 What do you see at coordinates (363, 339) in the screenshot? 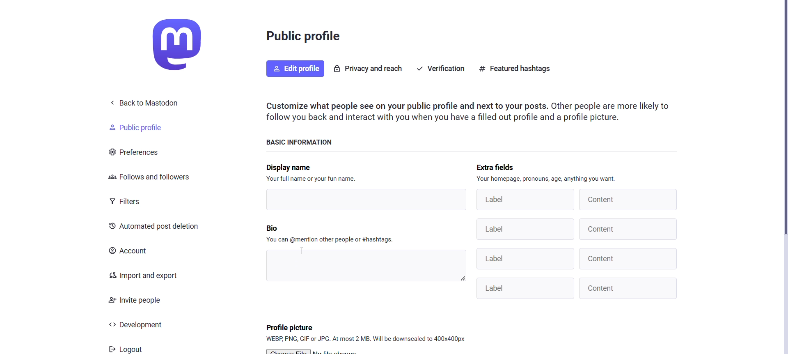
I see `WEBP, PNG, GIF or JPG. At most 2 MB. Will be downscaled to 400x400px` at bounding box center [363, 339].